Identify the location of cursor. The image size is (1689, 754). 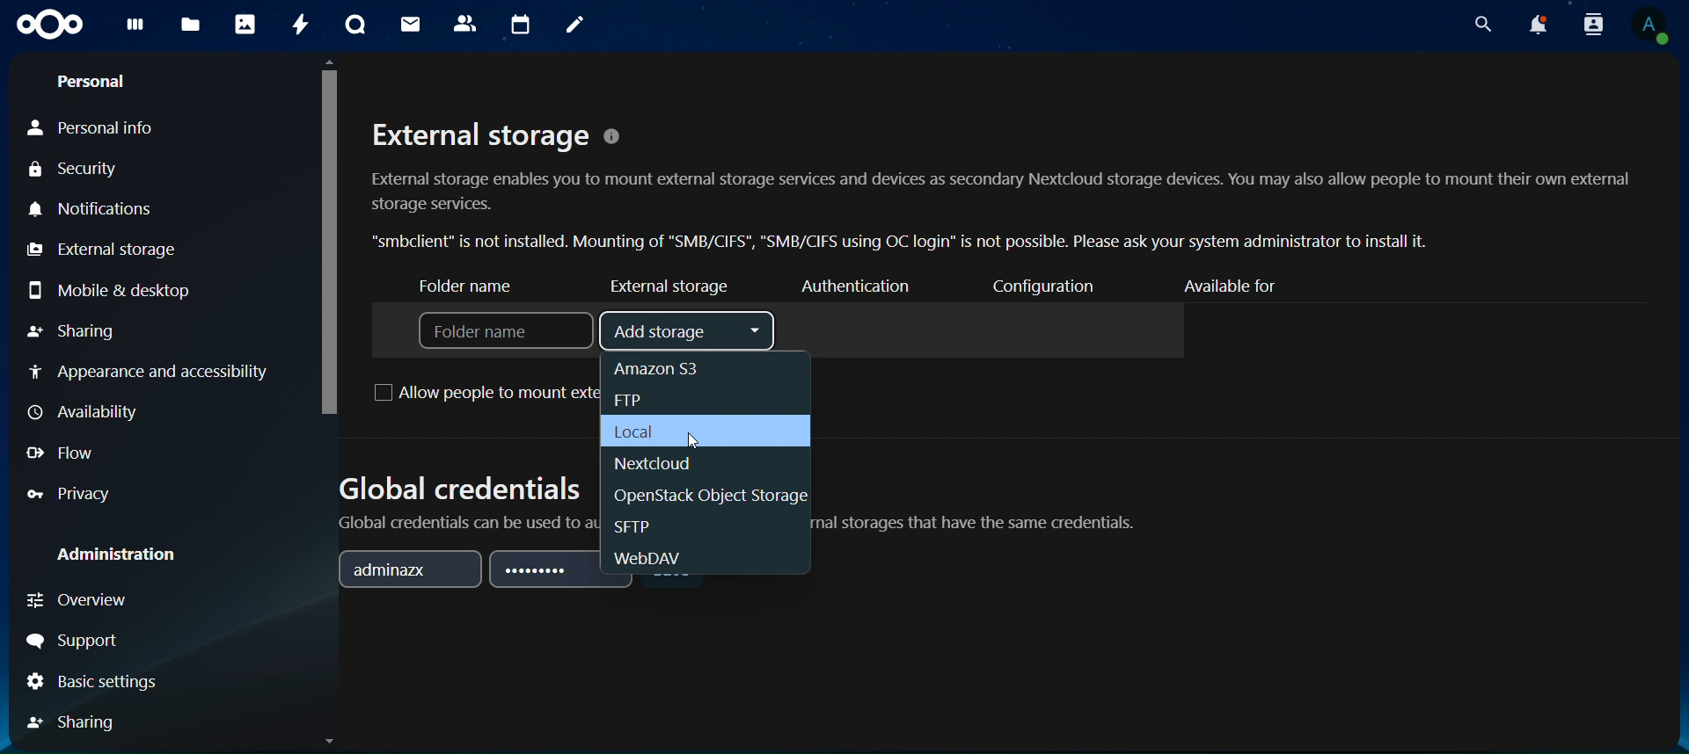
(328, 237).